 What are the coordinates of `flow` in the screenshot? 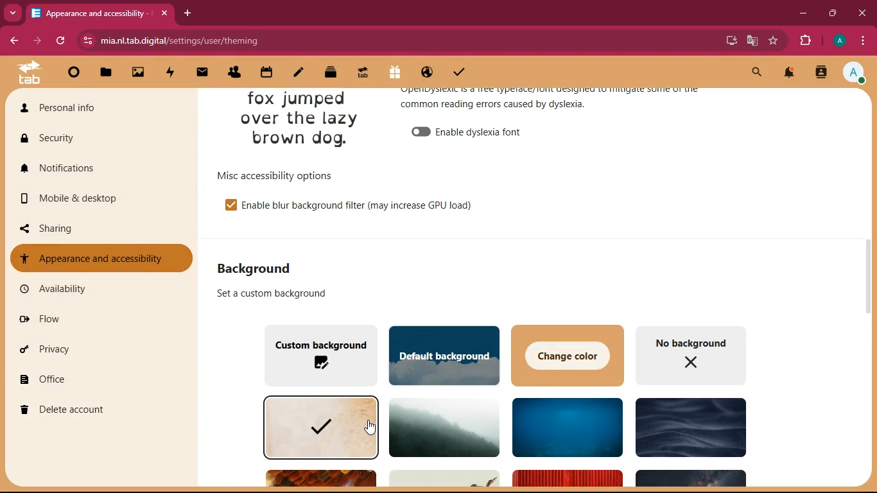 It's located at (99, 322).